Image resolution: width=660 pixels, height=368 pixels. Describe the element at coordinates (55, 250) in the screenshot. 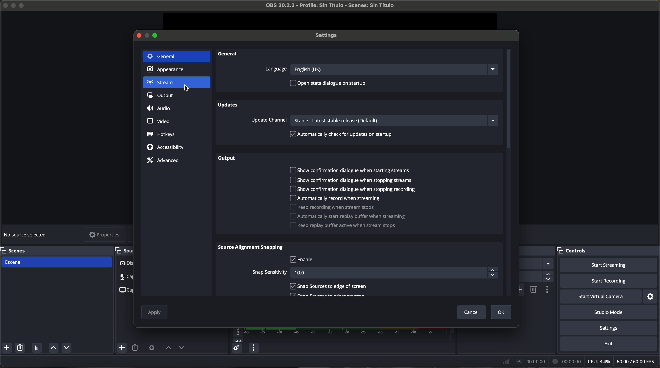

I see `scenes` at that location.